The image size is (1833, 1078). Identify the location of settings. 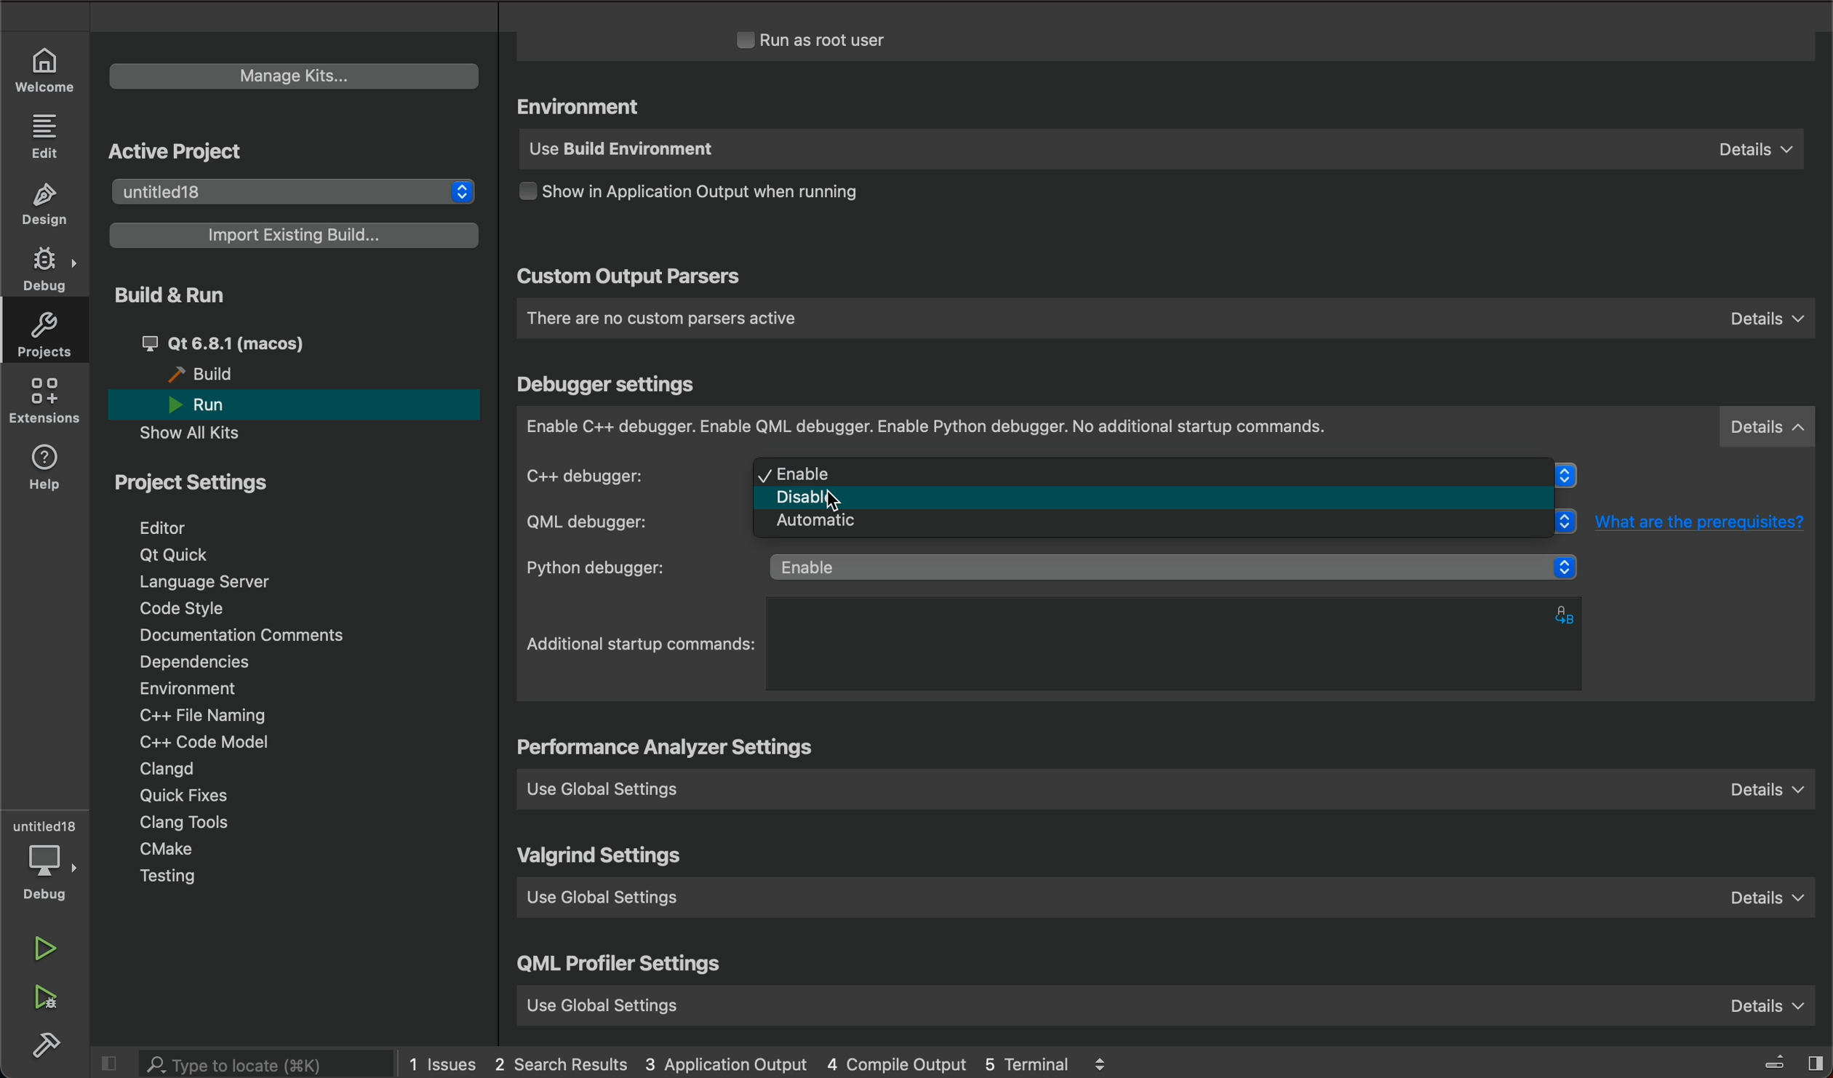
(671, 749).